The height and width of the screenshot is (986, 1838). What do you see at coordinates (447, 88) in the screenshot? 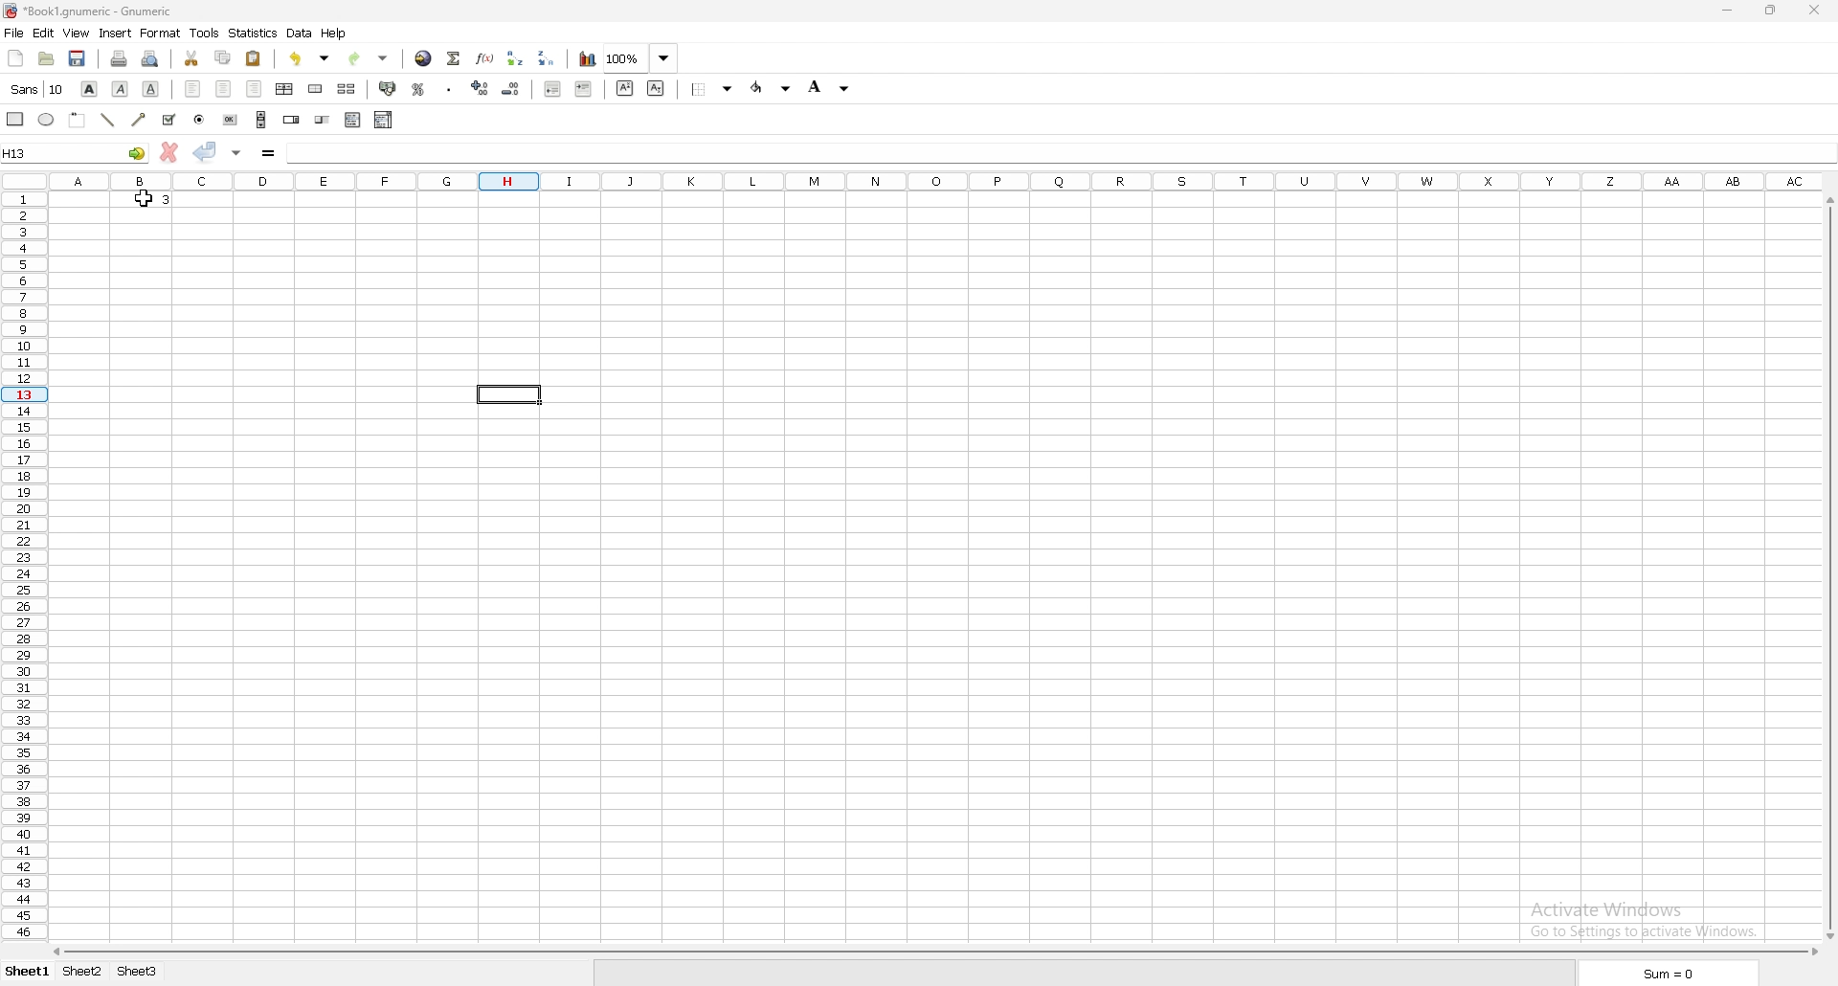
I see `thousand separator` at bounding box center [447, 88].